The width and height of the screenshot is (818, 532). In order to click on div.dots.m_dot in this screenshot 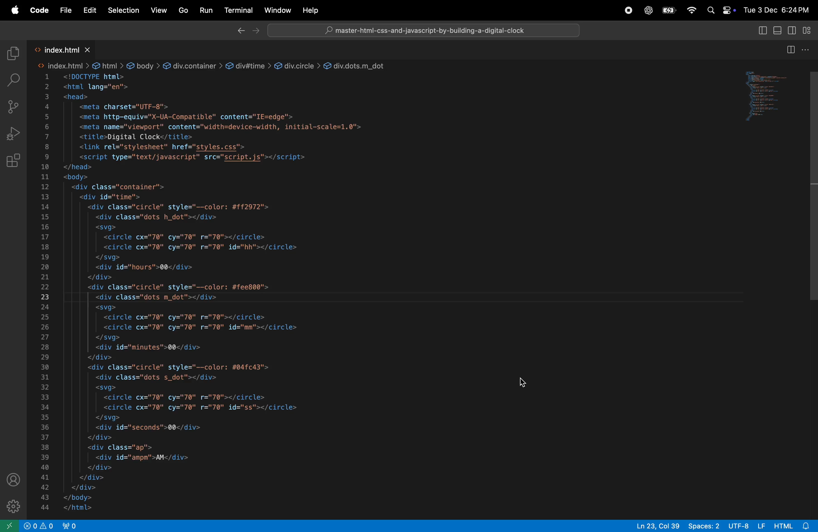, I will do `click(357, 65)`.